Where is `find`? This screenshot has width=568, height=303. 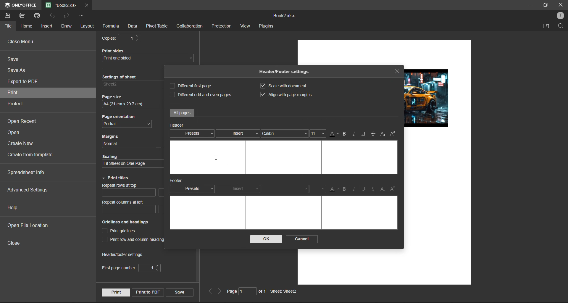
find is located at coordinates (562, 26).